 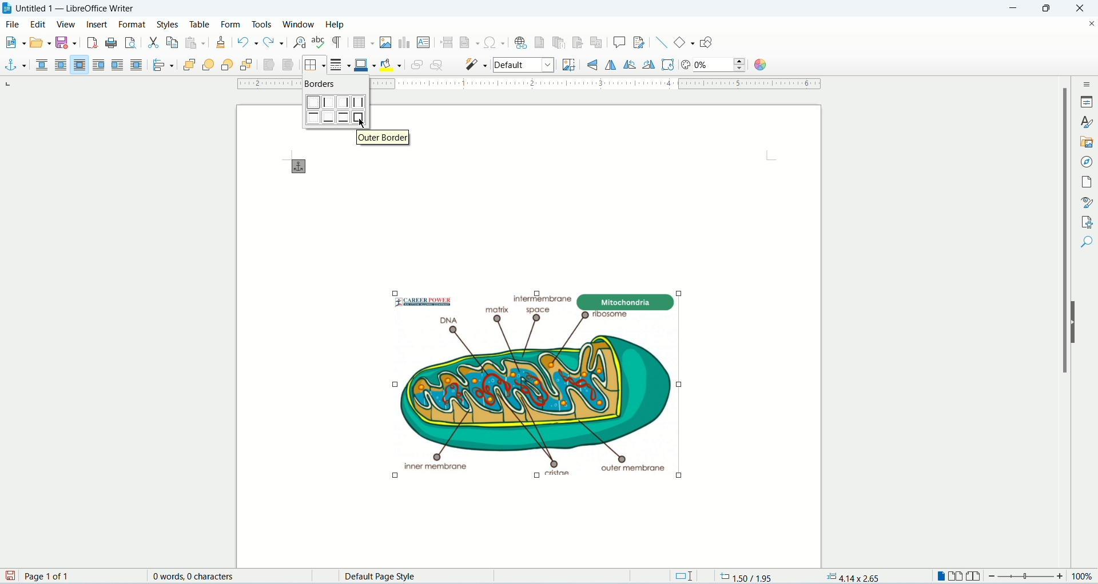 What do you see at coordinates (447, 42) in the screenshot?
I see `insert page break` at bounding box center [447, 42].